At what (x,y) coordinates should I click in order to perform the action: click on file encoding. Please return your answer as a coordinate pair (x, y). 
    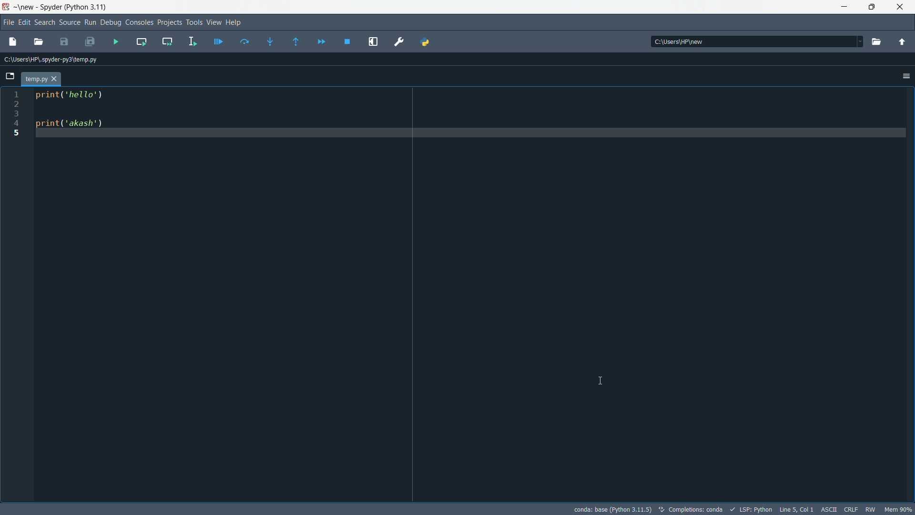
    Looking at the image, I should click on (830, 509).